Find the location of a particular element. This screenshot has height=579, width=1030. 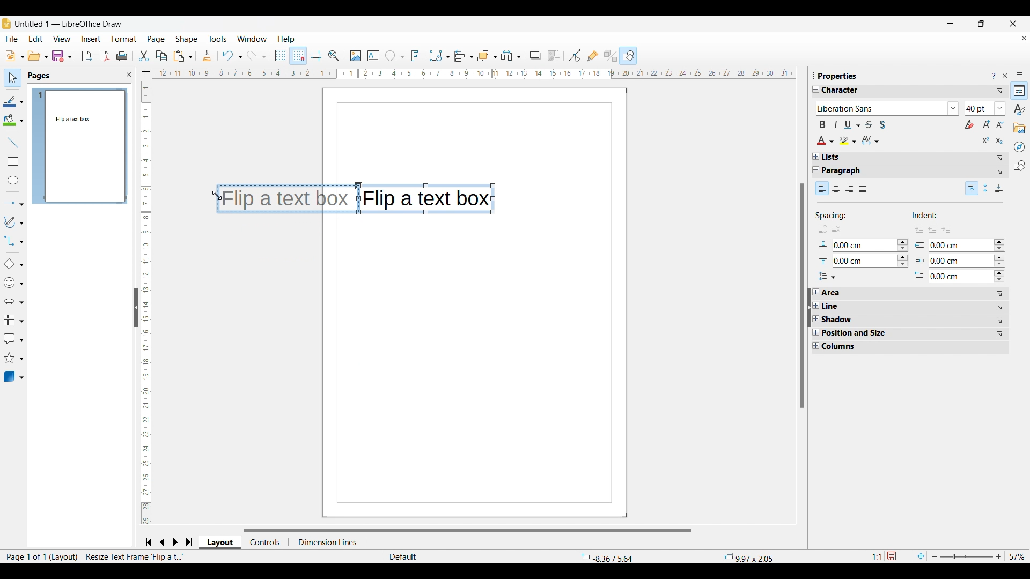

Underline options is located at coordinates (852, 124).